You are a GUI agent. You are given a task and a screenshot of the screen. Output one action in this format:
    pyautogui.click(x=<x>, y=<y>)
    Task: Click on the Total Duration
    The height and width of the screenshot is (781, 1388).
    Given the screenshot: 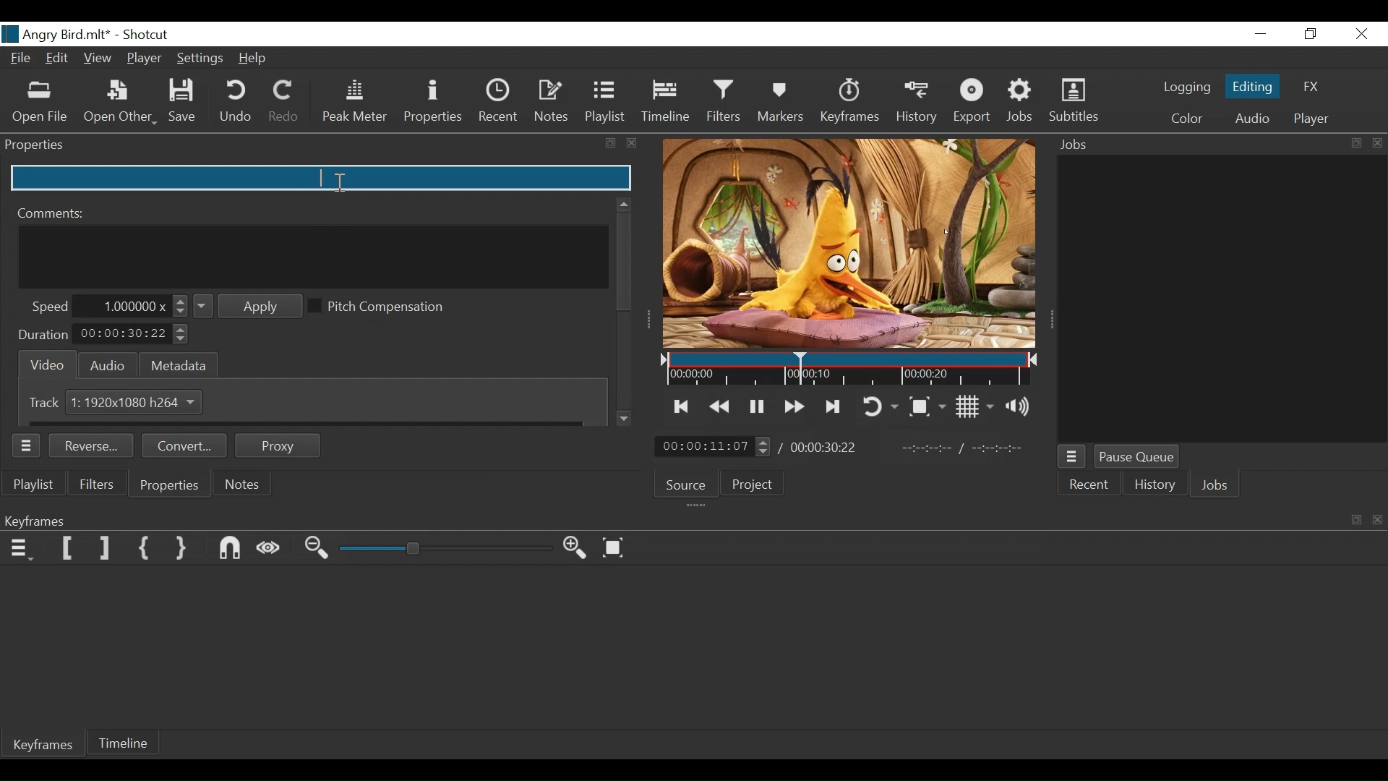 What is the action you would take?
    pyautogui.click(x=826, y=449)
    